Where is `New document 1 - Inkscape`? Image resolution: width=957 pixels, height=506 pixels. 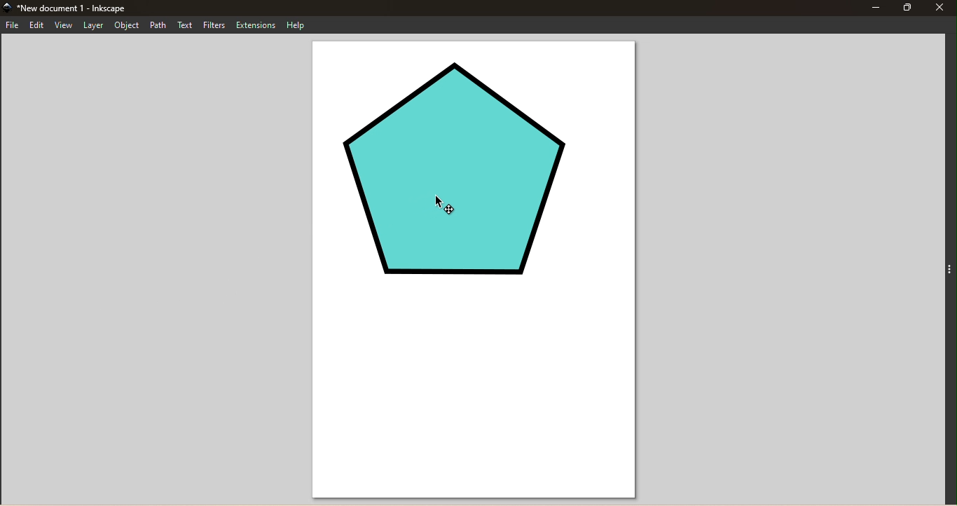 New document 1 - Inkscape is located at coordinates (76, 8).